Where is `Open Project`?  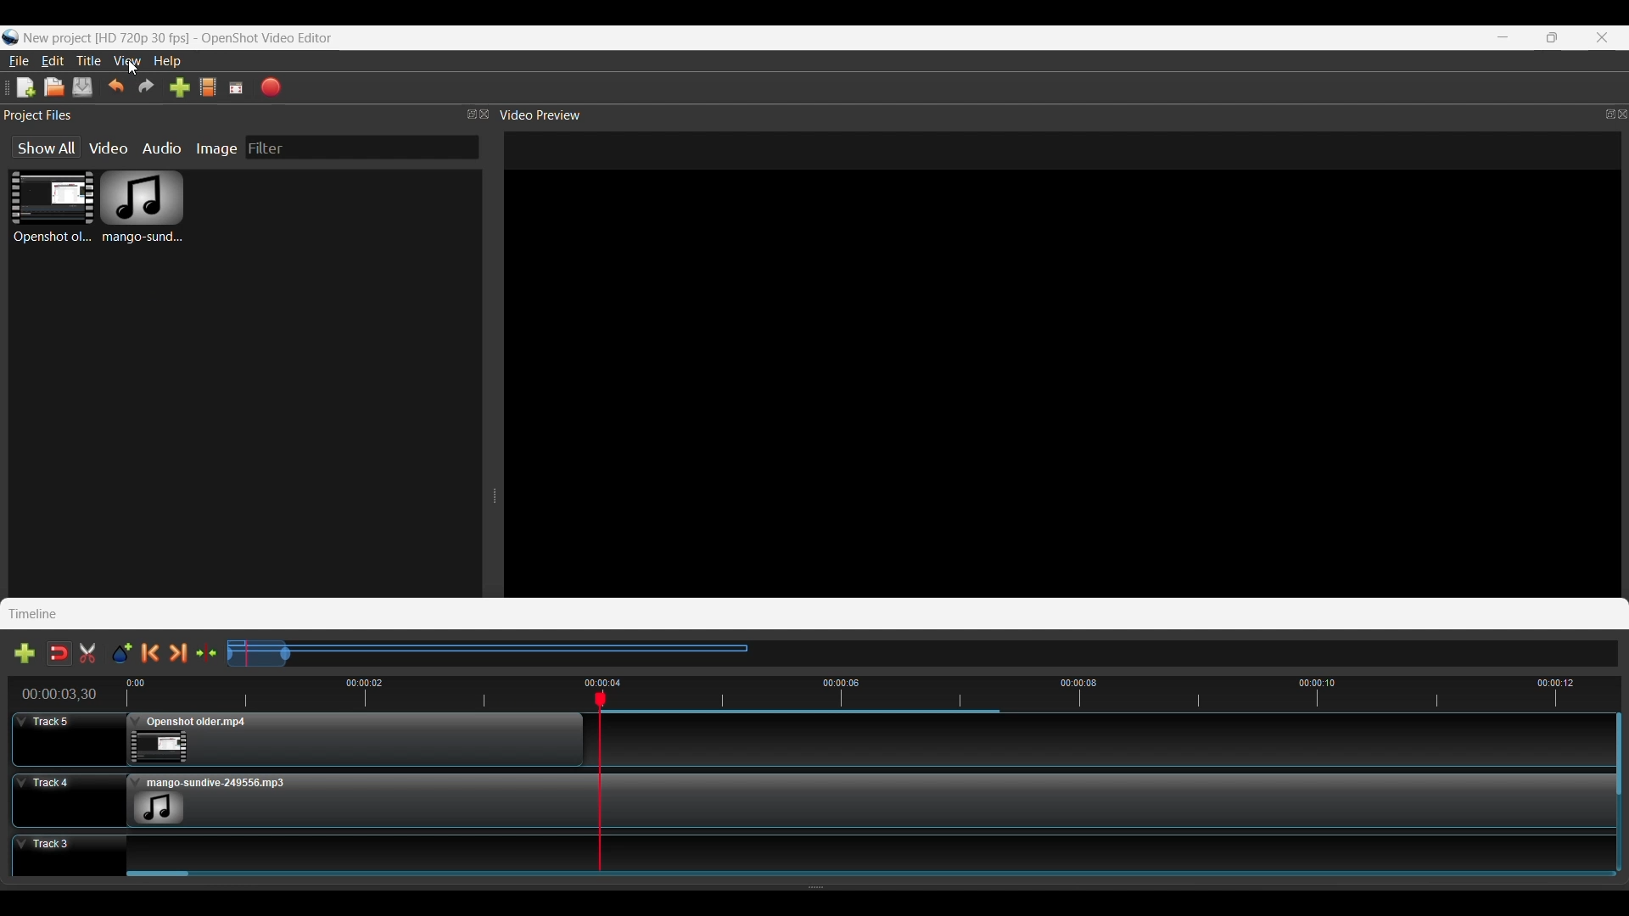
Open Project is located at coordinates (55, 87).